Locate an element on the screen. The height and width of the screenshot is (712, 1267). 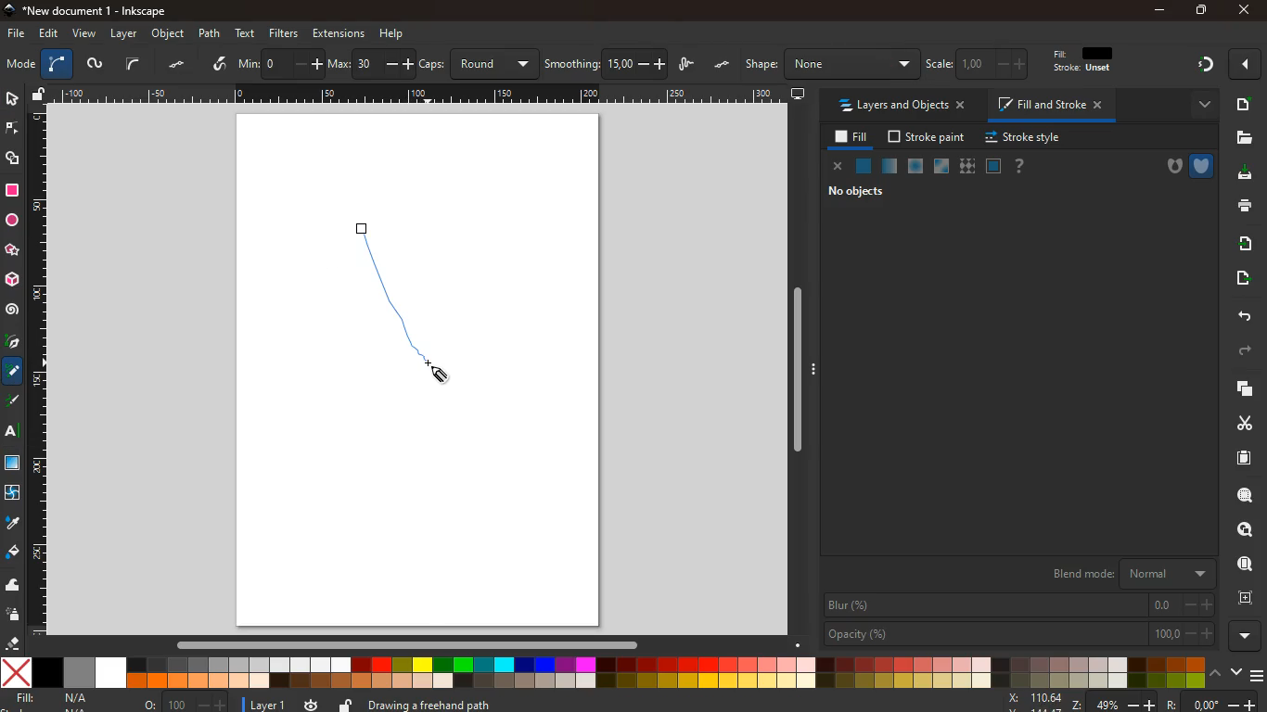
dots is located at coordinates (179, 65).